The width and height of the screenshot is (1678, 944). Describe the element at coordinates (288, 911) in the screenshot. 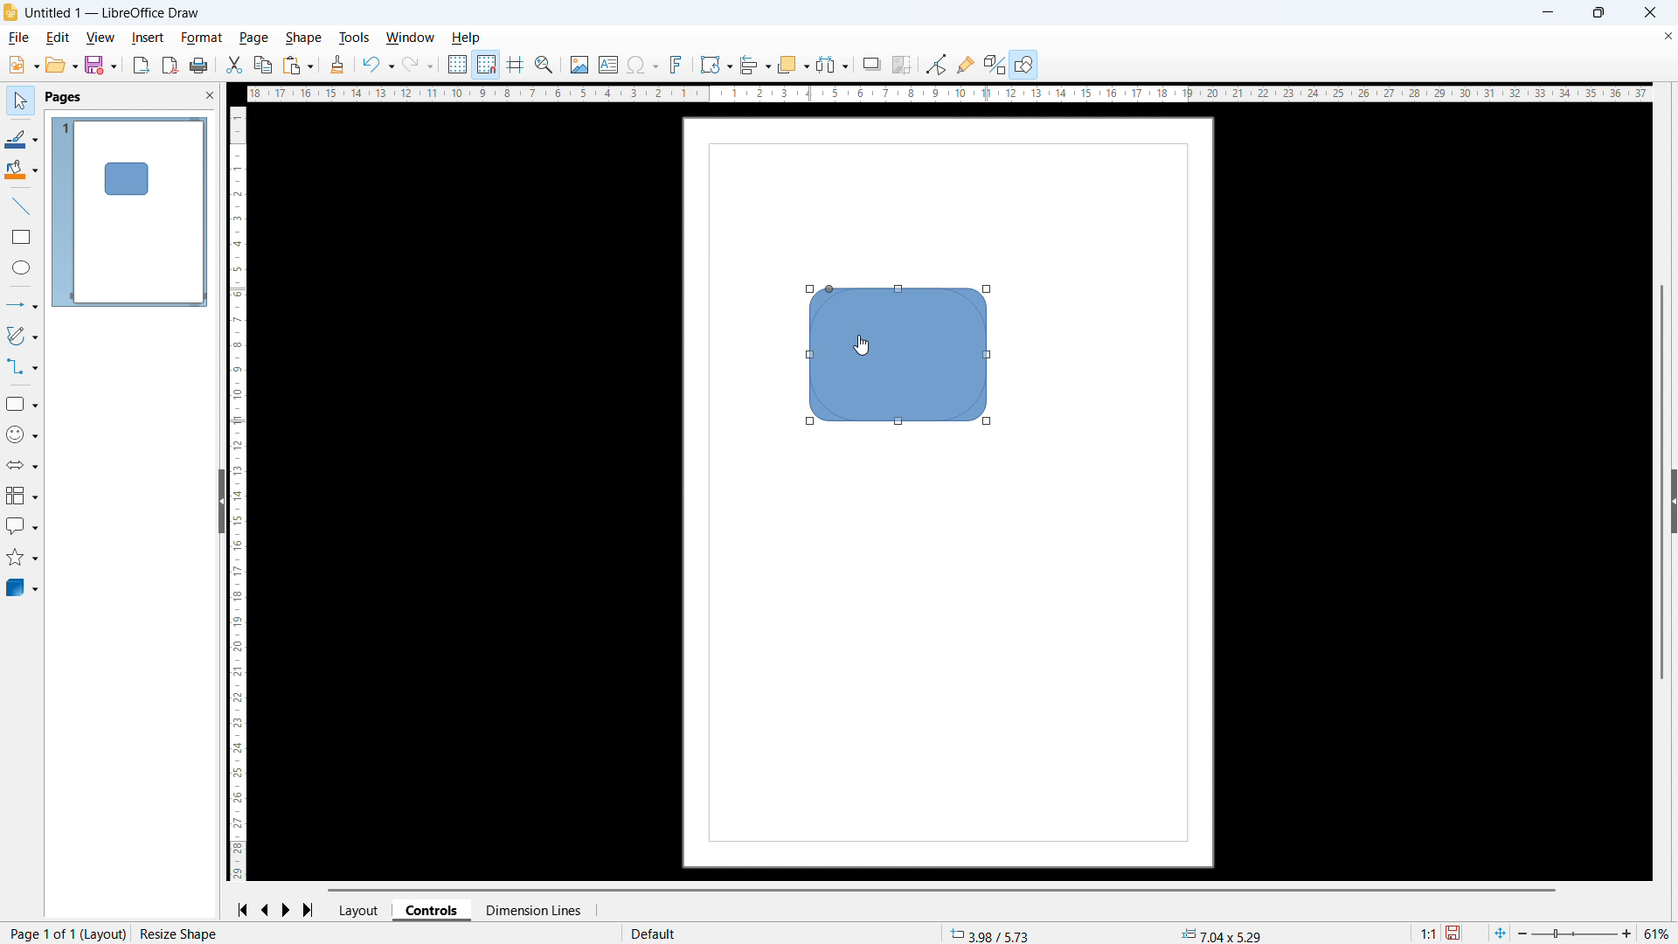

I see `Next page ` at that location.